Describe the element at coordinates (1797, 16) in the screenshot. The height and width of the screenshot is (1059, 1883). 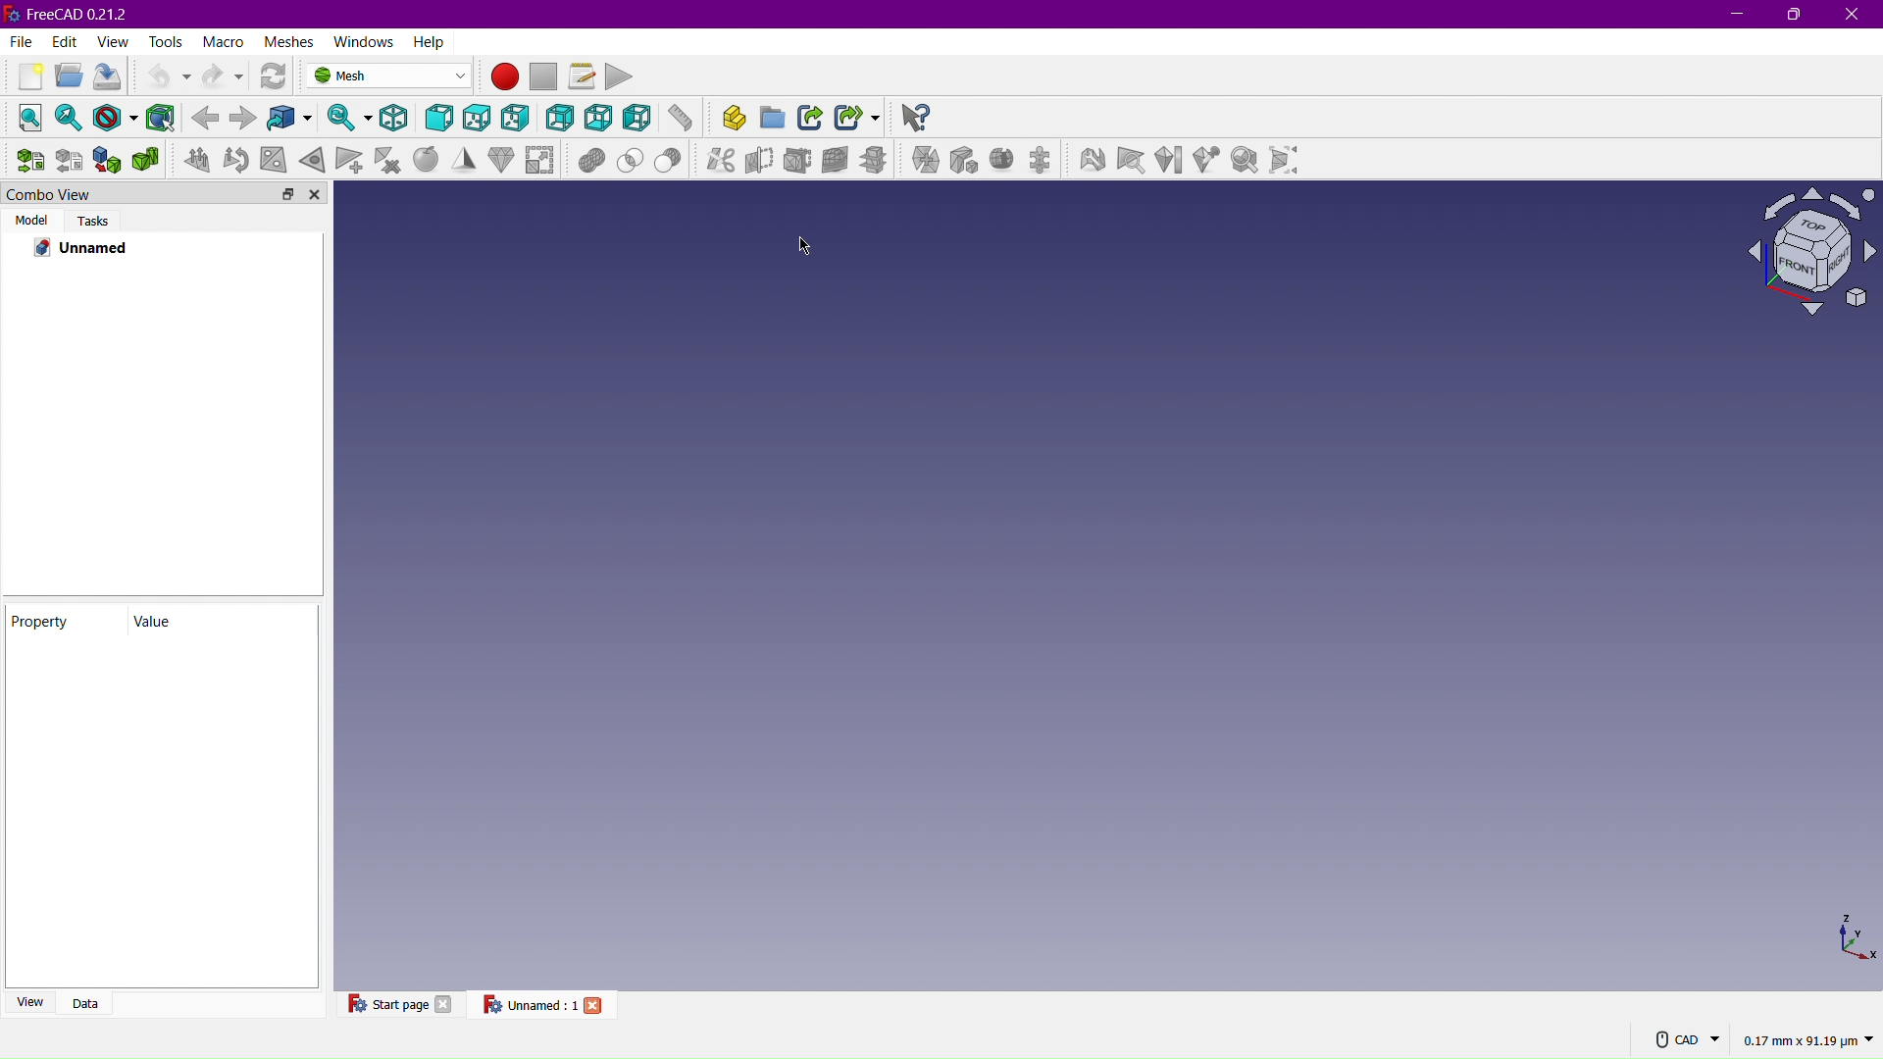
I see `Maximize` at that location.